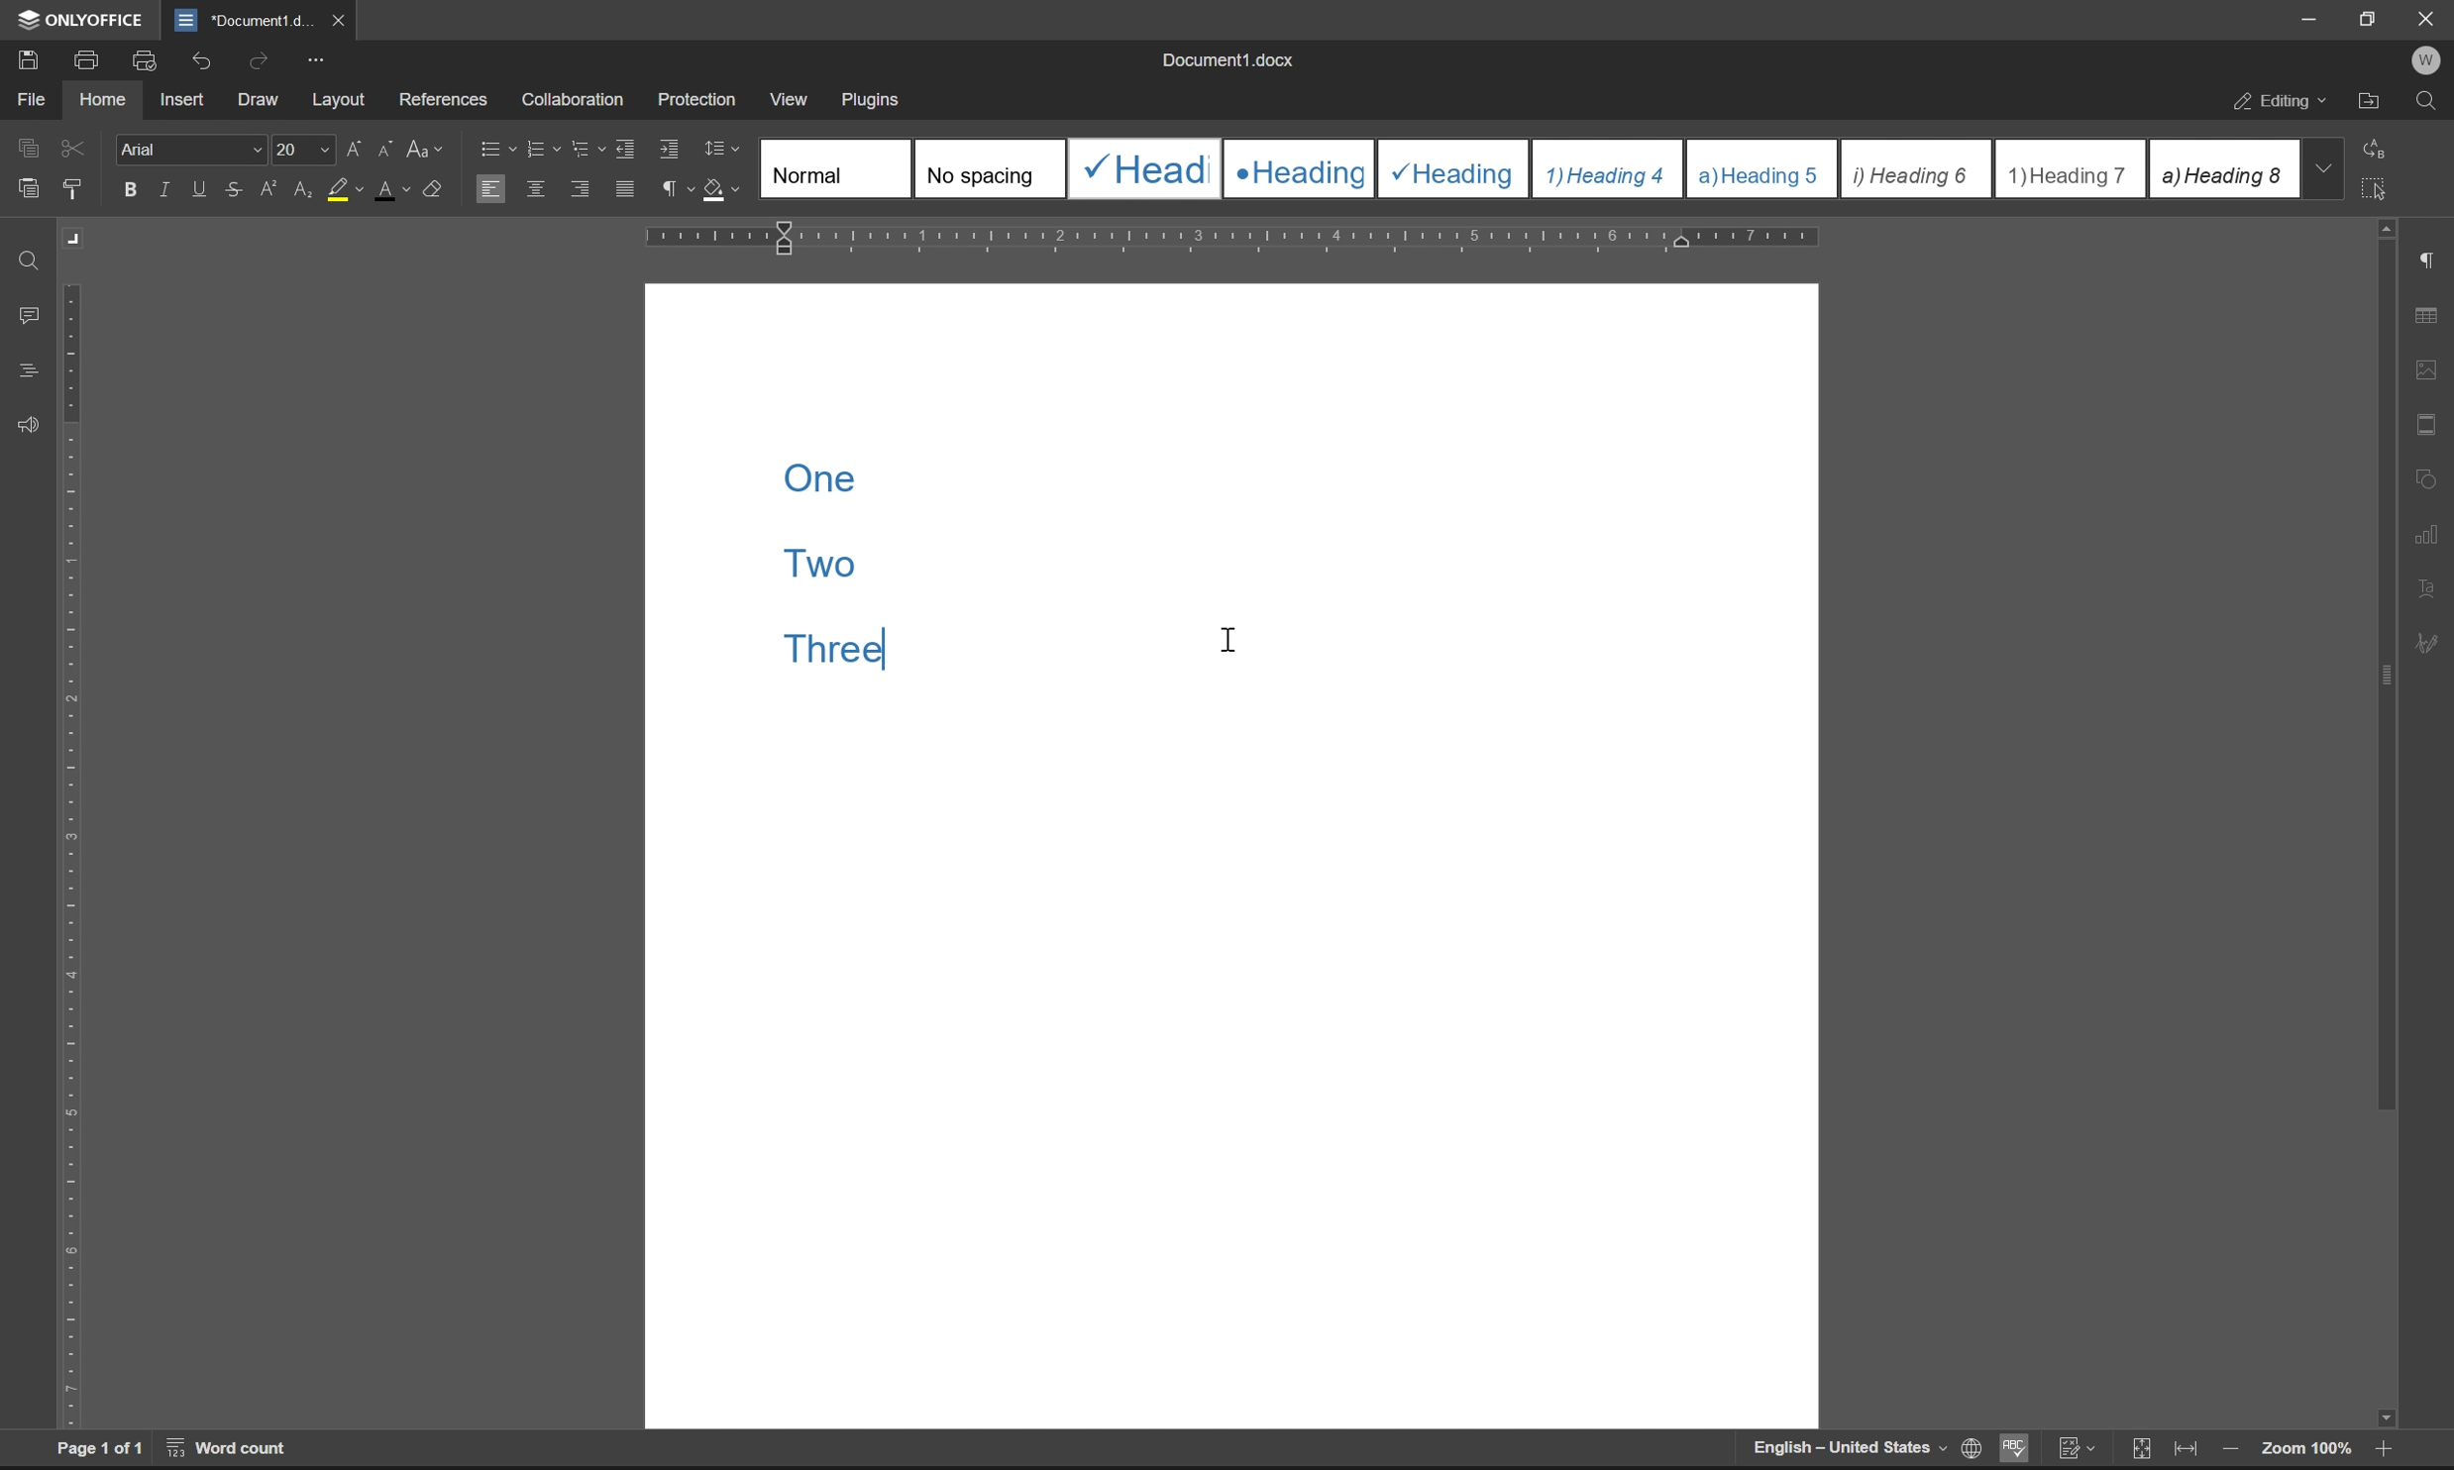 This screenshot has height=1470, width=2454. I want to click on decrement font case, so click(380, 146).